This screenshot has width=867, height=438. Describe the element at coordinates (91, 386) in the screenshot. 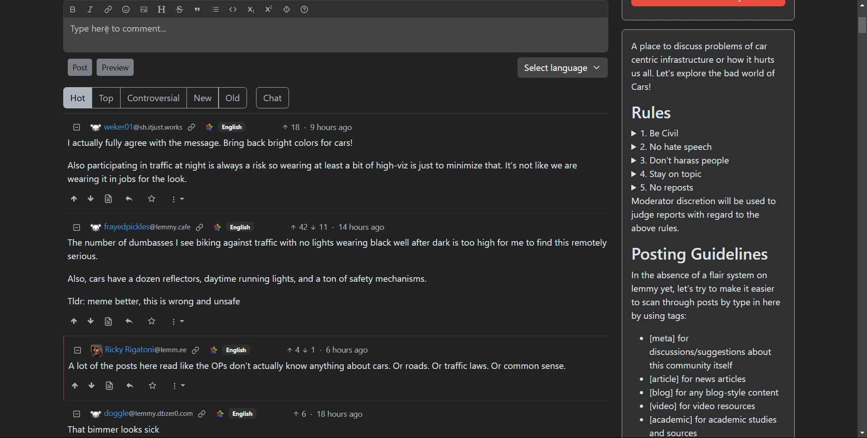

I see `downvote` at that location.